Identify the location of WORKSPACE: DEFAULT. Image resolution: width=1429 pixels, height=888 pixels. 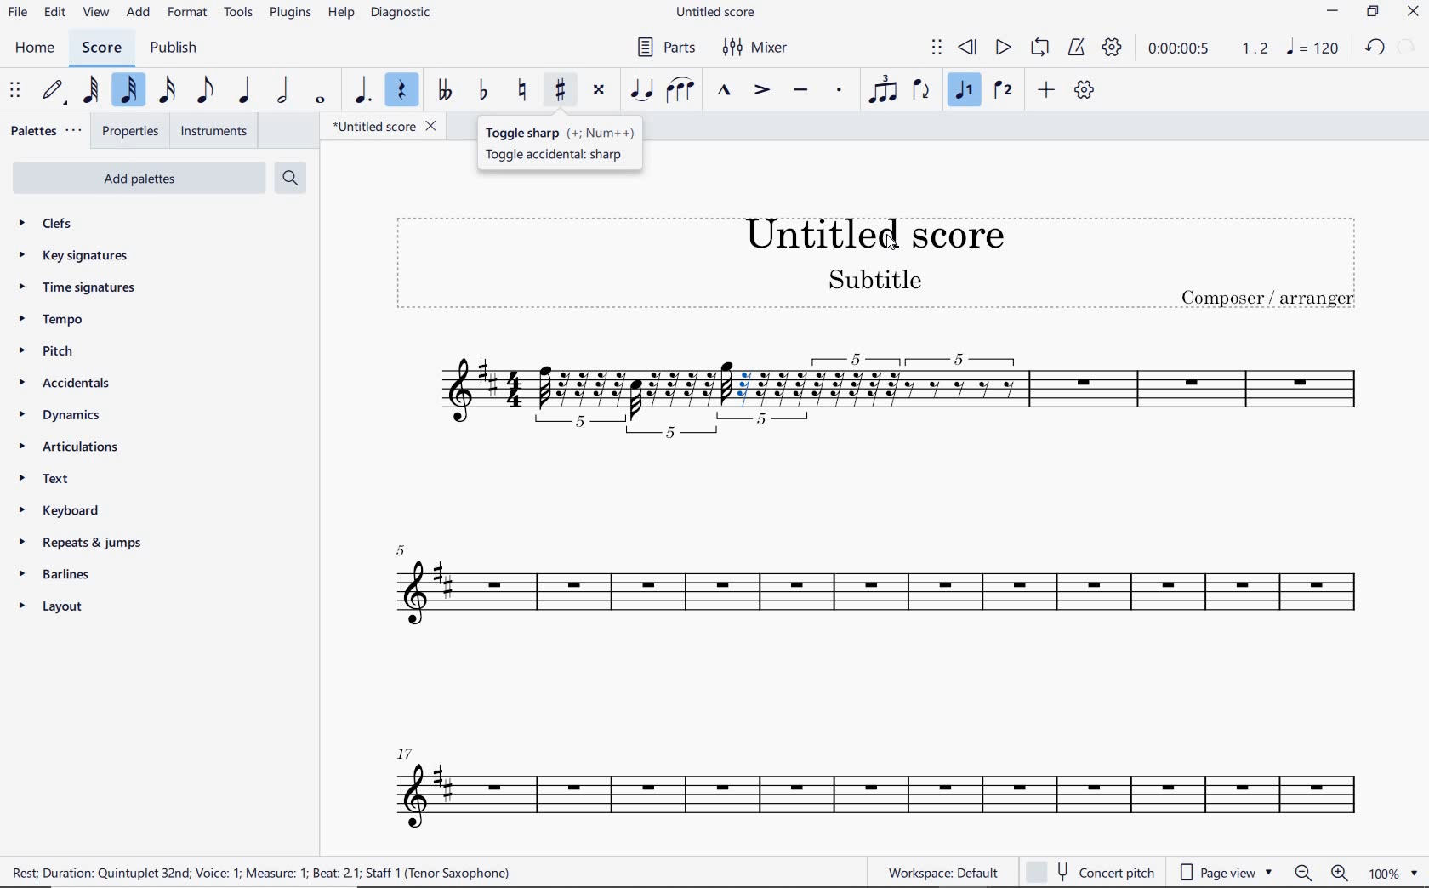
(947, 872).